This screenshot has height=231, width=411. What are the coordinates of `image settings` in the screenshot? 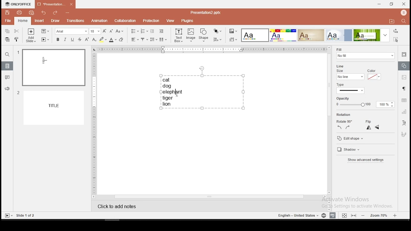 It's located at (404, 77).